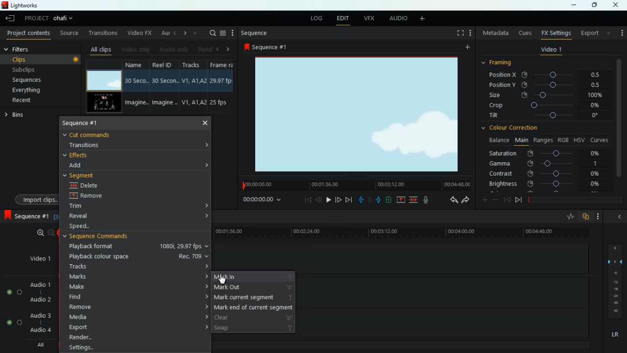 The width and height of the screenshot is (627, 353). What do you see at coordinates (193, 79) in the screenshot?
I see `V1, A1, A2` at bounding box center [193, 79].